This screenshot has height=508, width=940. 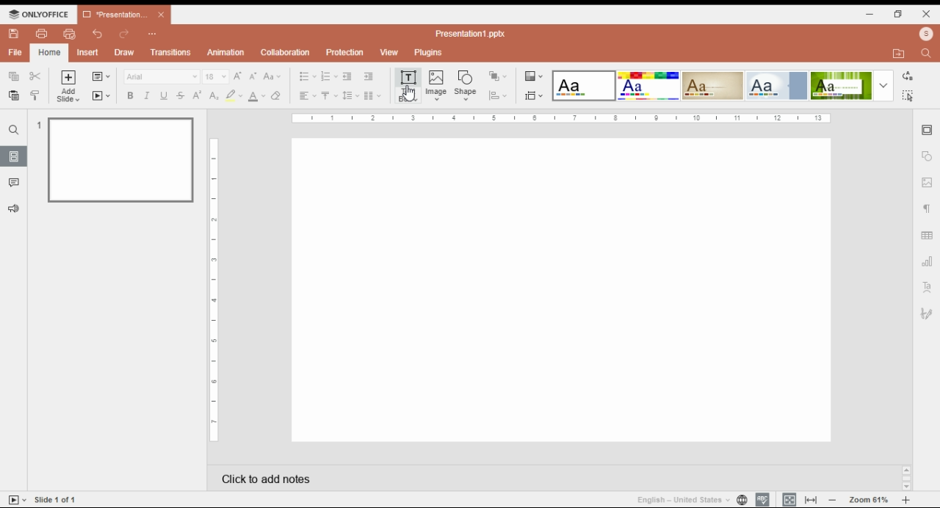 I want to click on language, so click(x=681, y=500).